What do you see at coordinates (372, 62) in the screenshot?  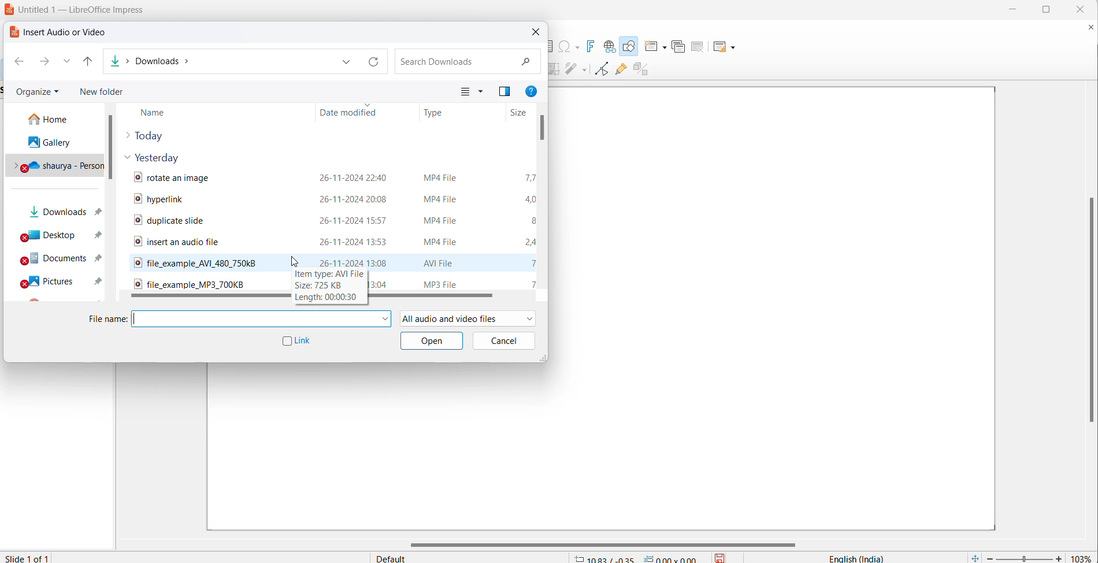 I see `path refresh` at bounding box center [372, 62].